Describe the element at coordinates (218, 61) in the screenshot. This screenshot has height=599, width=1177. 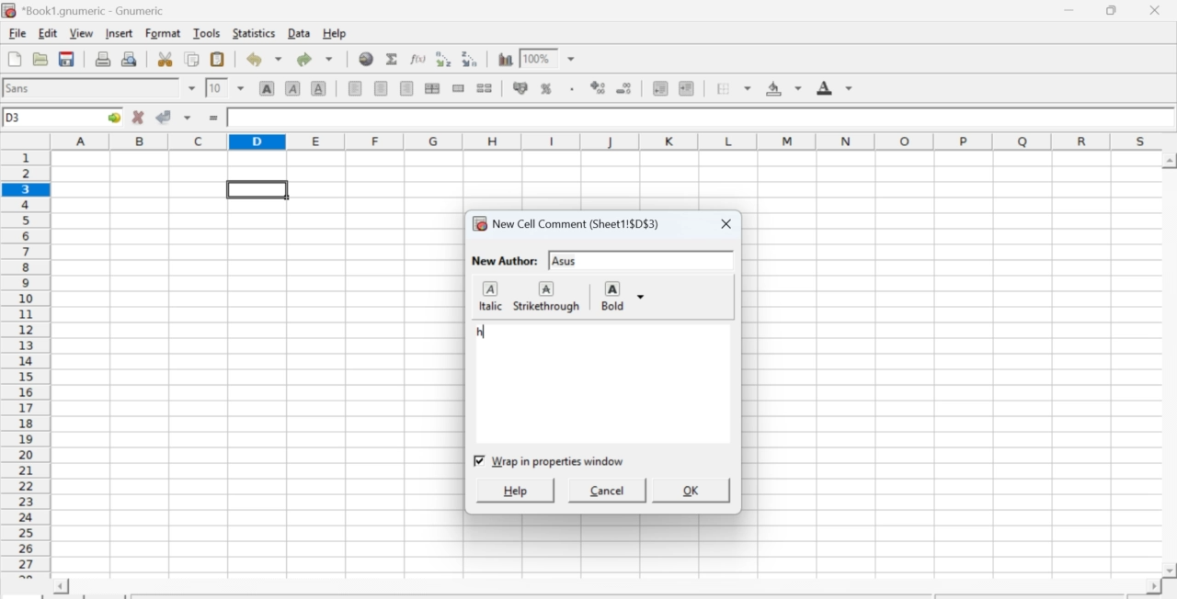
I see `Paste` at that location.